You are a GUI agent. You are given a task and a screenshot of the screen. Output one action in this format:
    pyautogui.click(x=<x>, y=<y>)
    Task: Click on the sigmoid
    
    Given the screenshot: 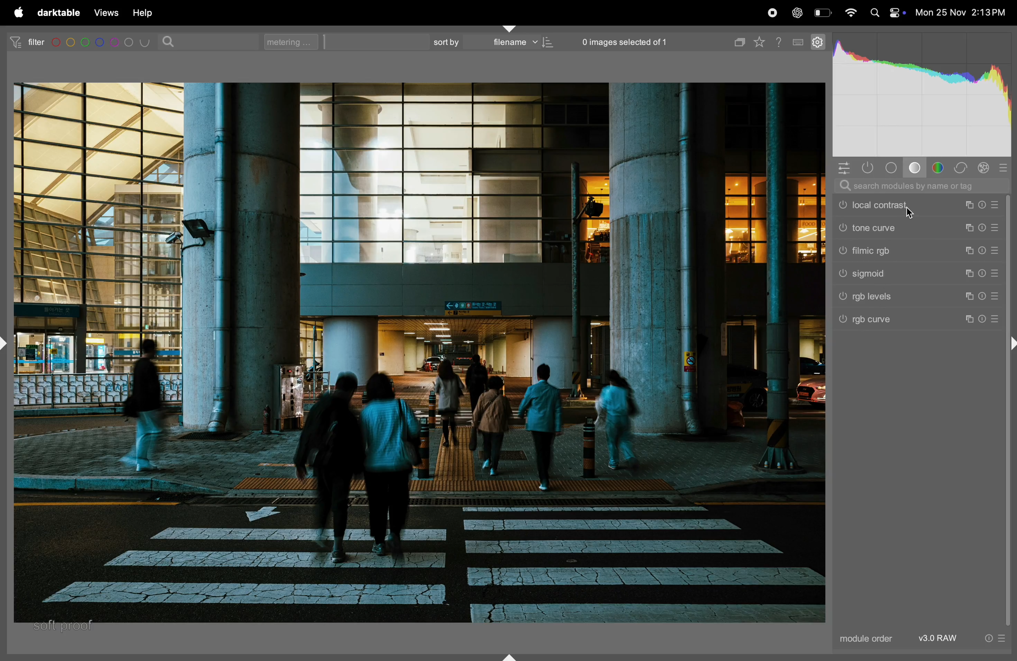 What is the action you would take?
    pyautogui.click(x=914, y=275)
    